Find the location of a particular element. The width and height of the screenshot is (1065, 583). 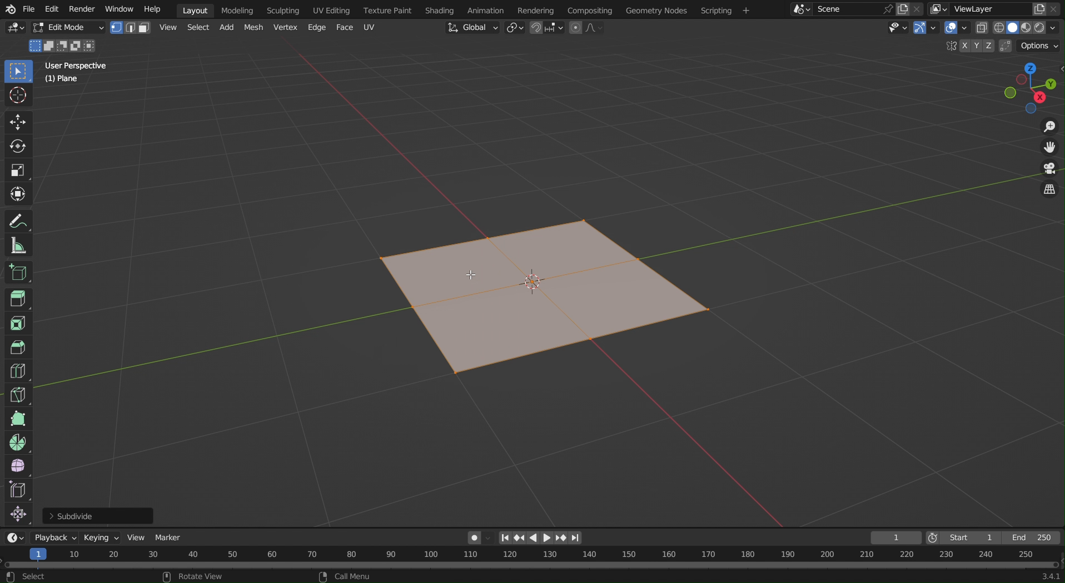

Show Object Types is located at coordinates (897, 31).